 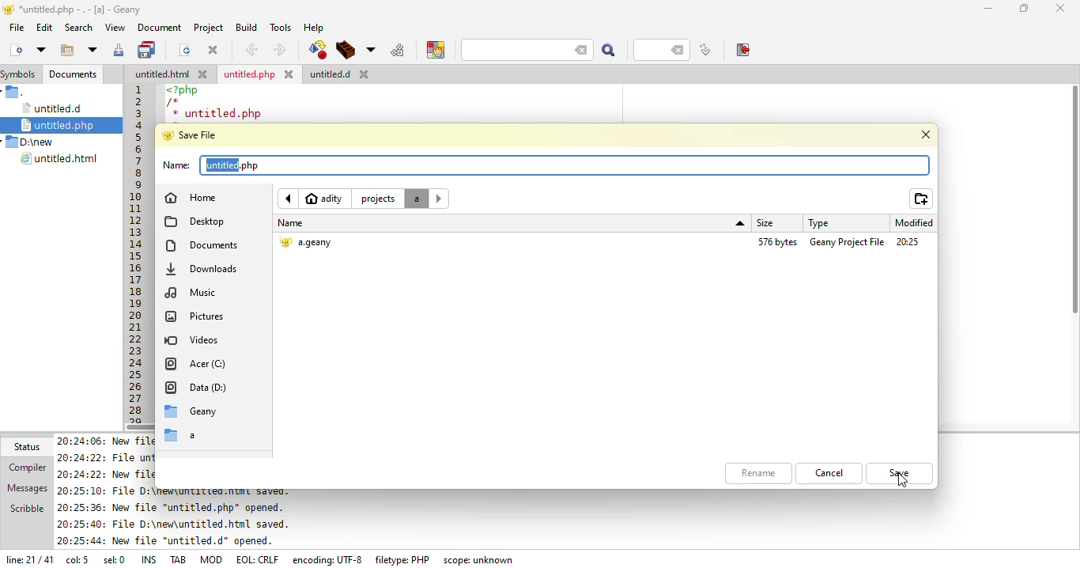 What do you see at coordinates (196, 389) in the screenshot?
I see `data` at bounding box center [196, 389].